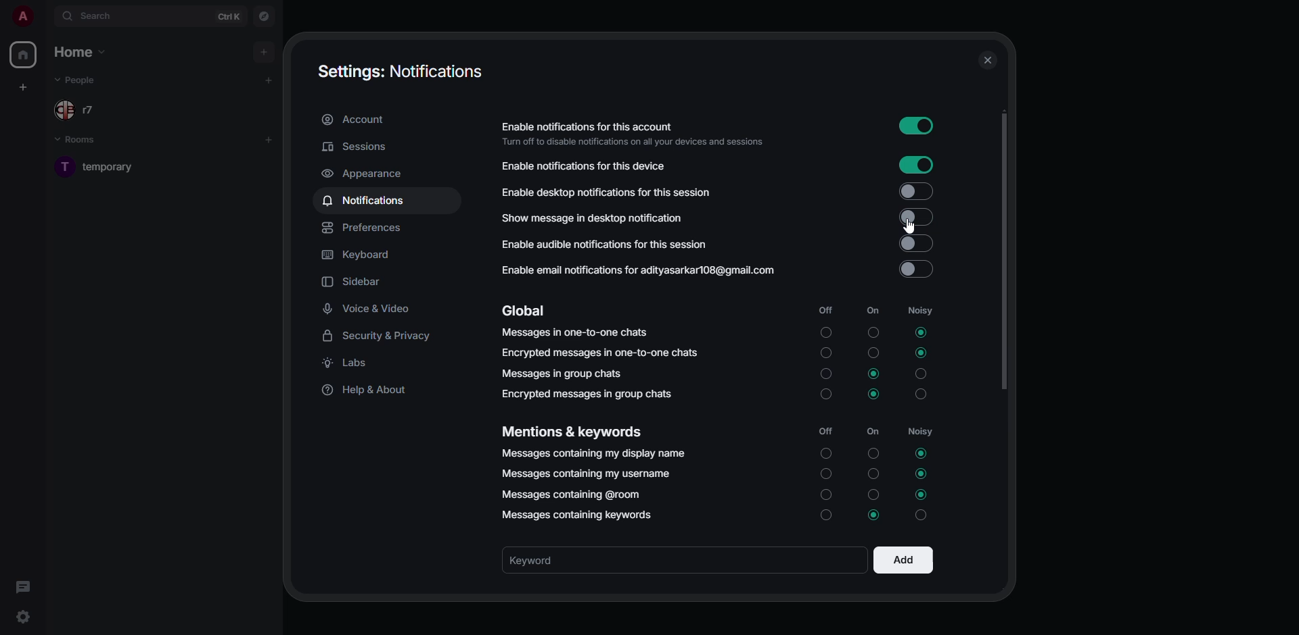 The height and width of the screenshot is (635, 1299). Describe the element at coordinates (356, 282) in the screenshot. I see `sidebar` at that location.